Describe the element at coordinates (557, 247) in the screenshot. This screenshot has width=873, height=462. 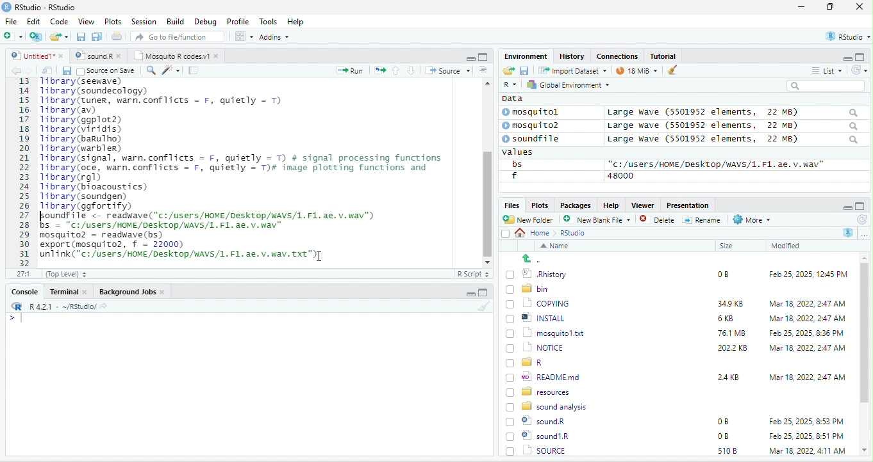
I see ` Name` at that location.